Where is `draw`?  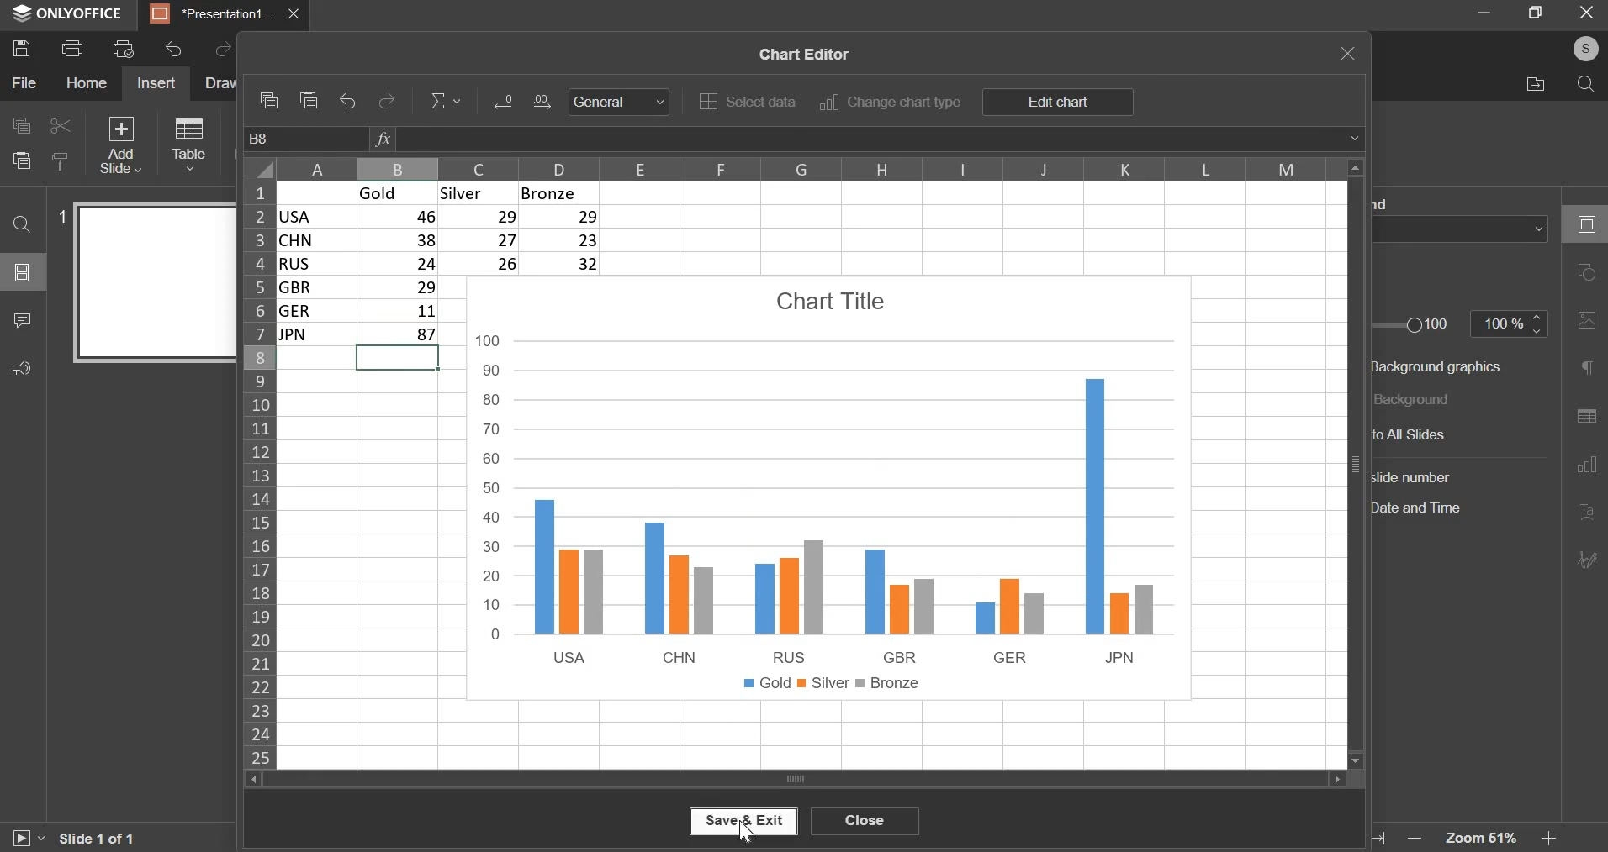 draw is located at coordinates (222, 83).